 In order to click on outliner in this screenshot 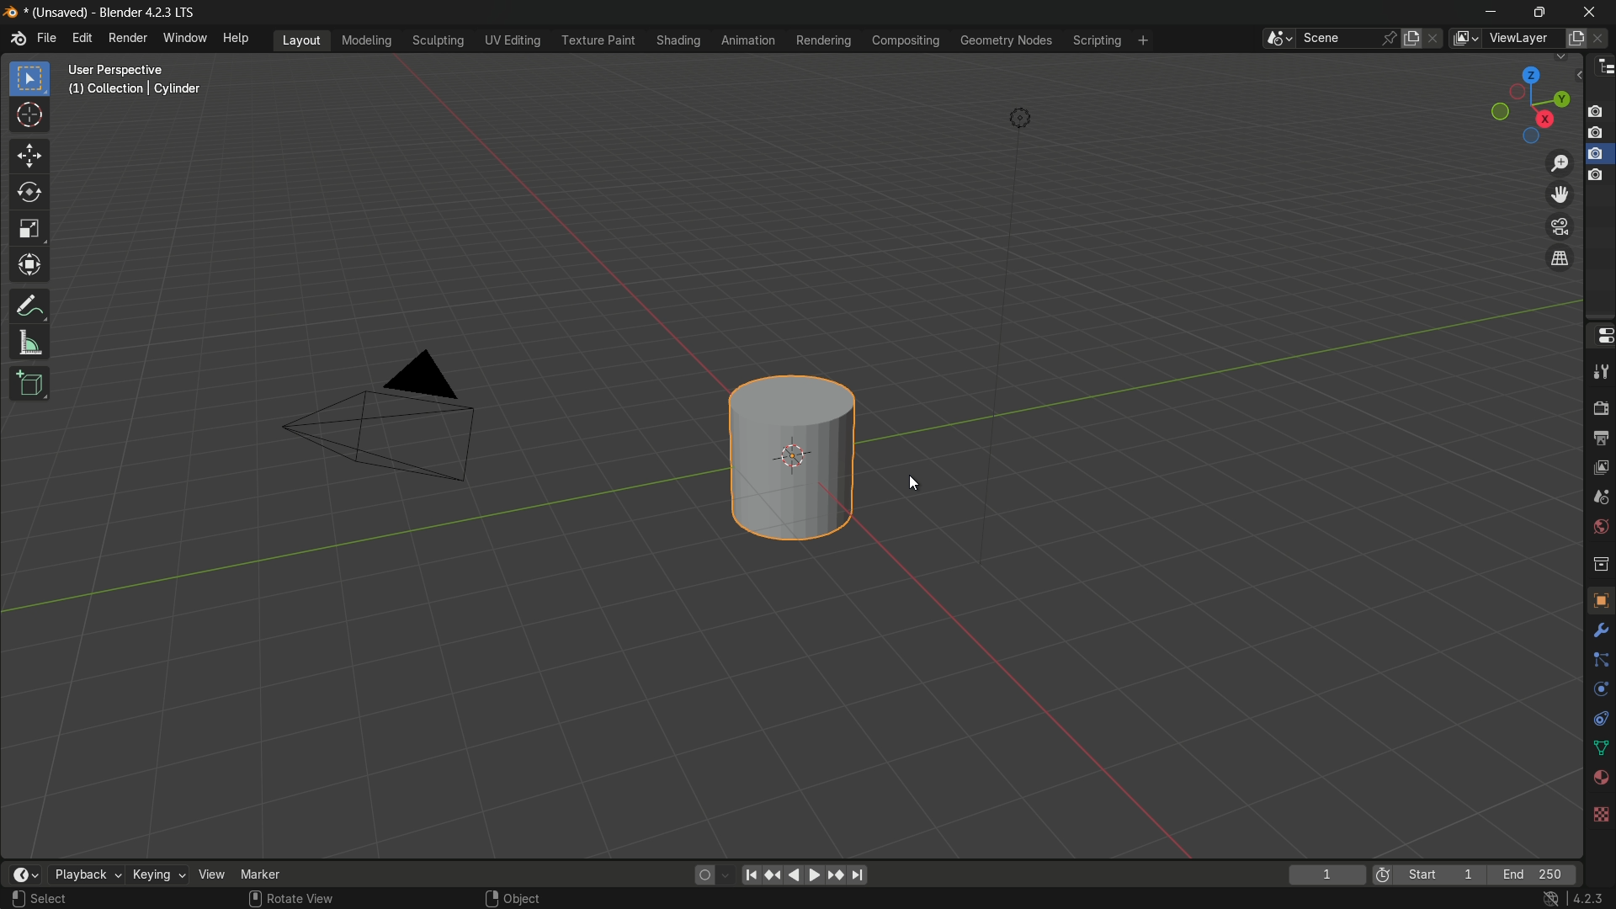, I will do `click(1602, 70)`.